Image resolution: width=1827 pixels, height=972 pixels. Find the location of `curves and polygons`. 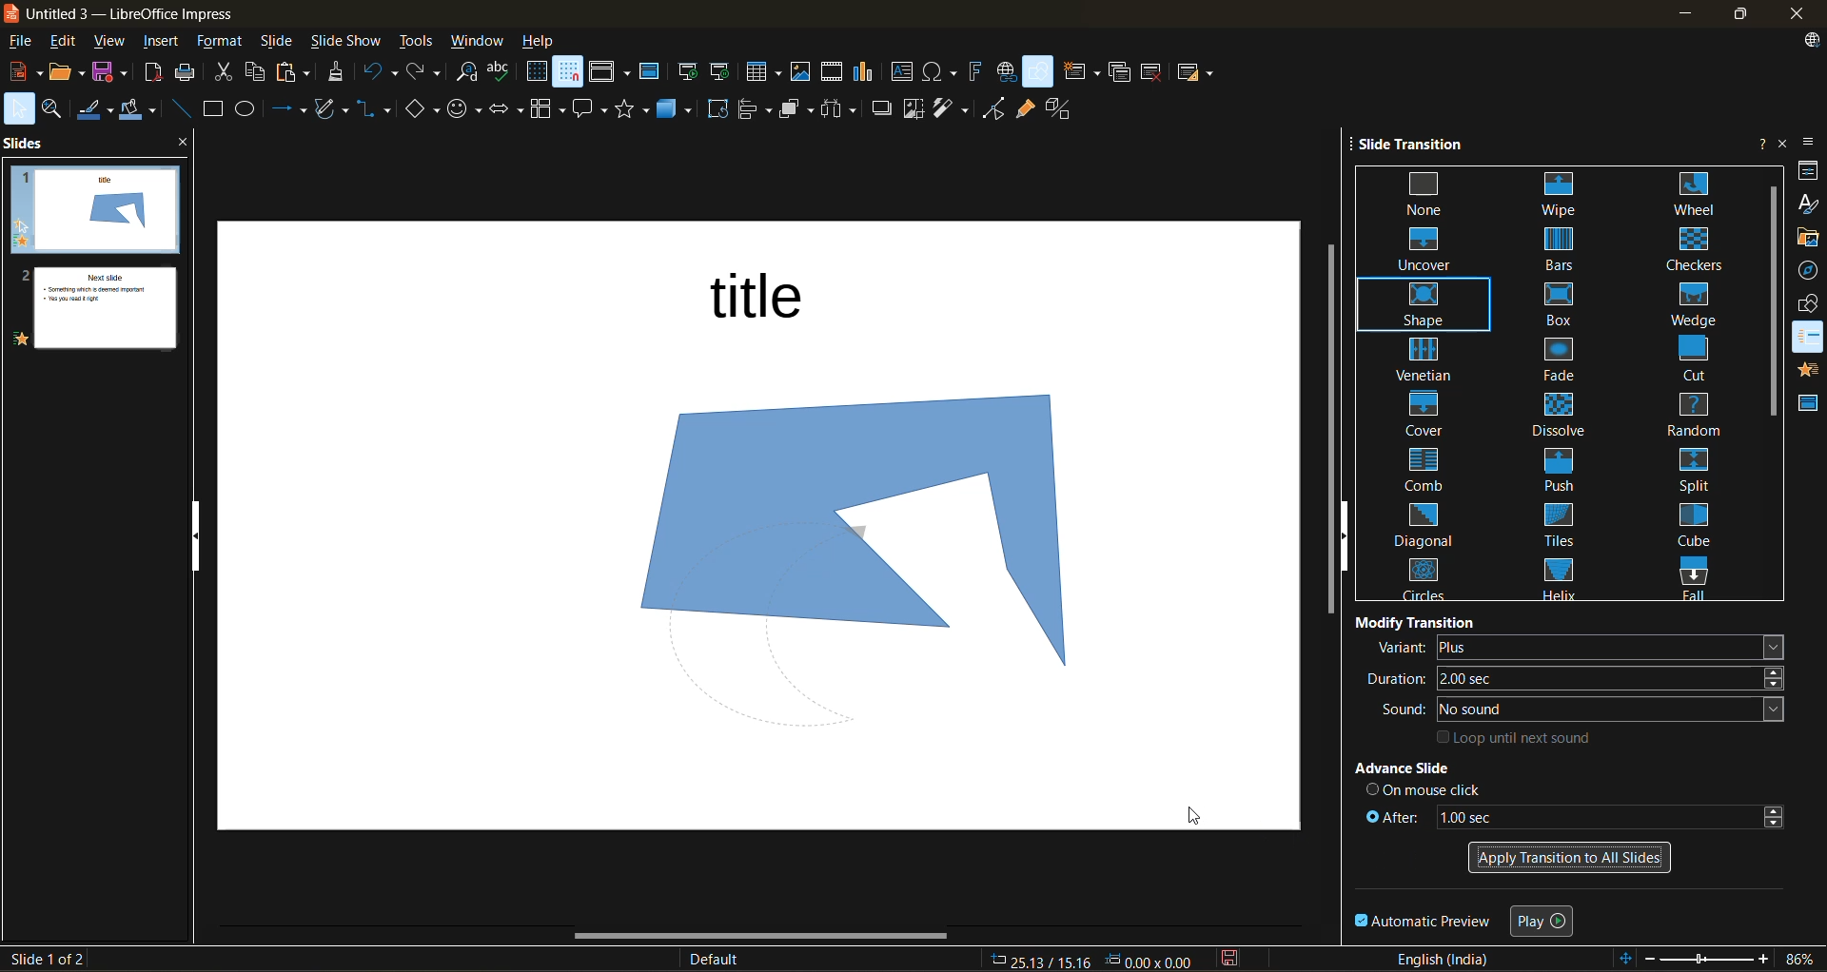

curves and polygons is located at coordinates (331, 110).